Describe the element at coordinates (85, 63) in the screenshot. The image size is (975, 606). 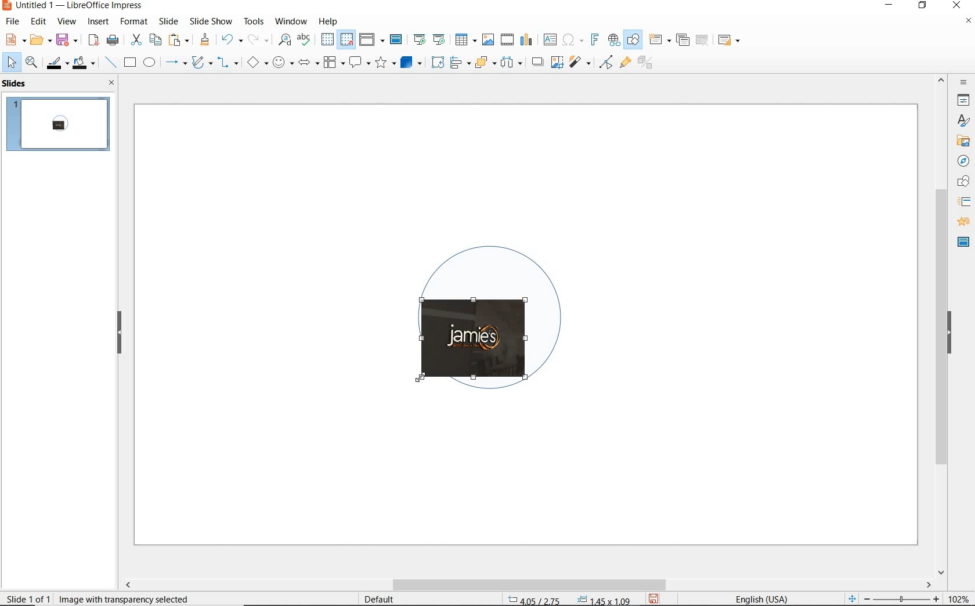
I see `fill color` at that location.